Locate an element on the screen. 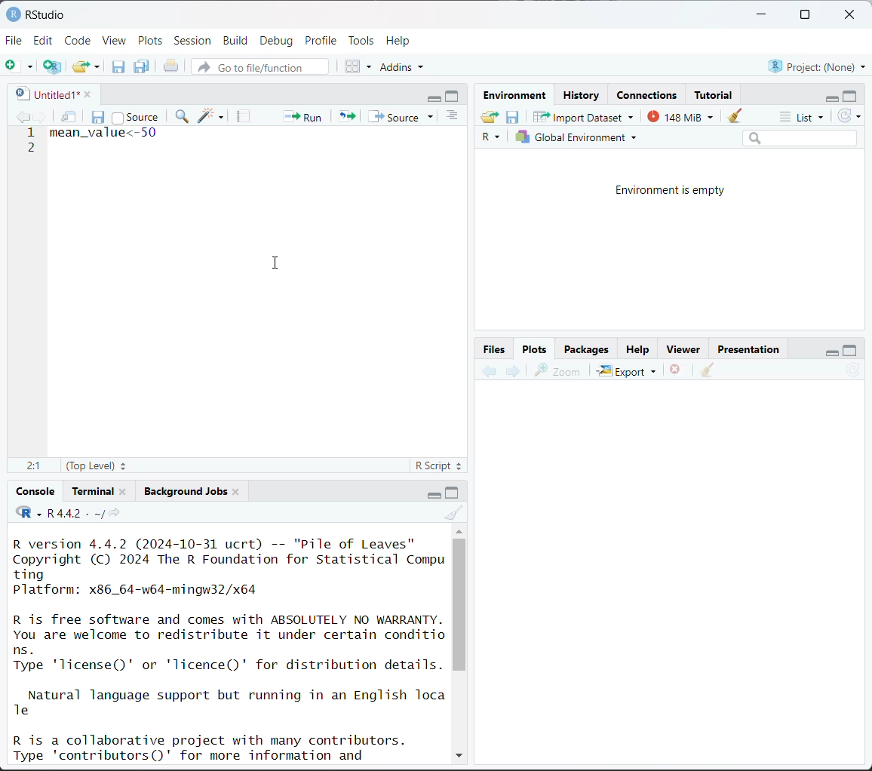  Environment is located at coordinates (517, 96).